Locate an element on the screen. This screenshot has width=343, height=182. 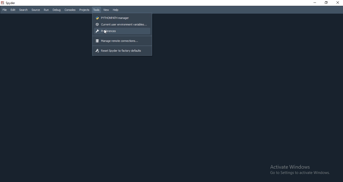
Debug is located at coordinates (57, 10).